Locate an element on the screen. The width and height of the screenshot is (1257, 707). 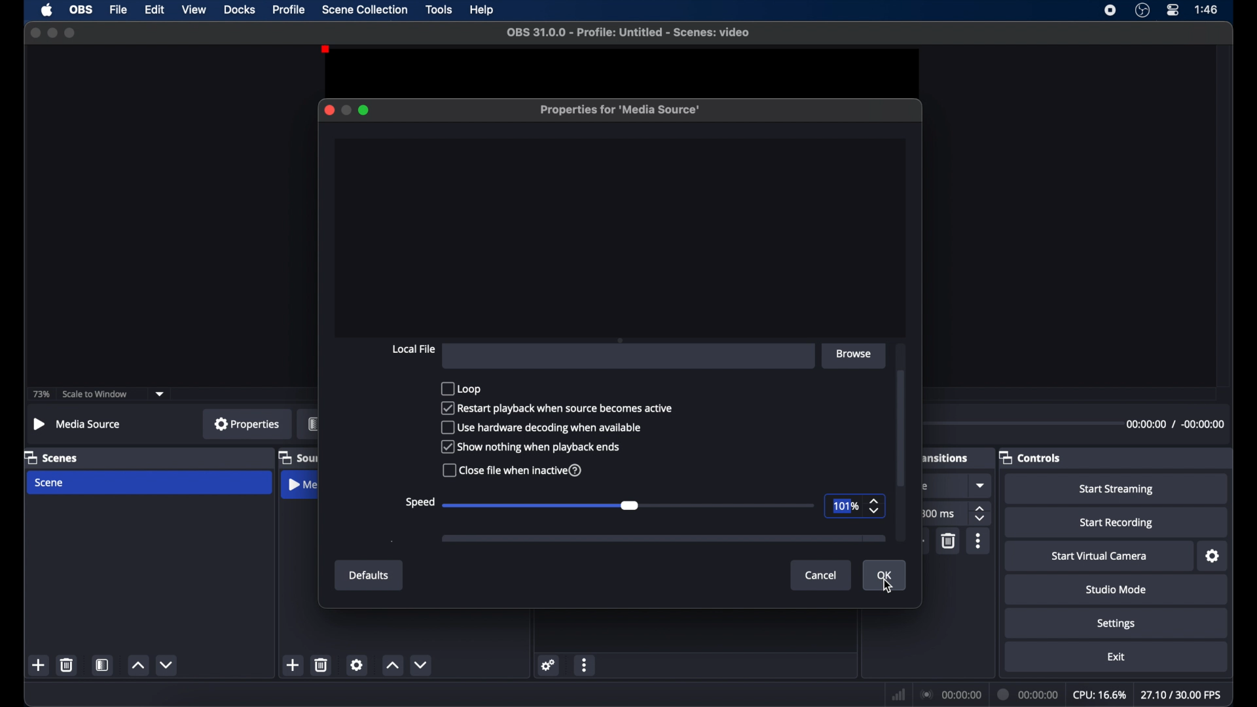
apple icon is located at coordinates (48, 10).